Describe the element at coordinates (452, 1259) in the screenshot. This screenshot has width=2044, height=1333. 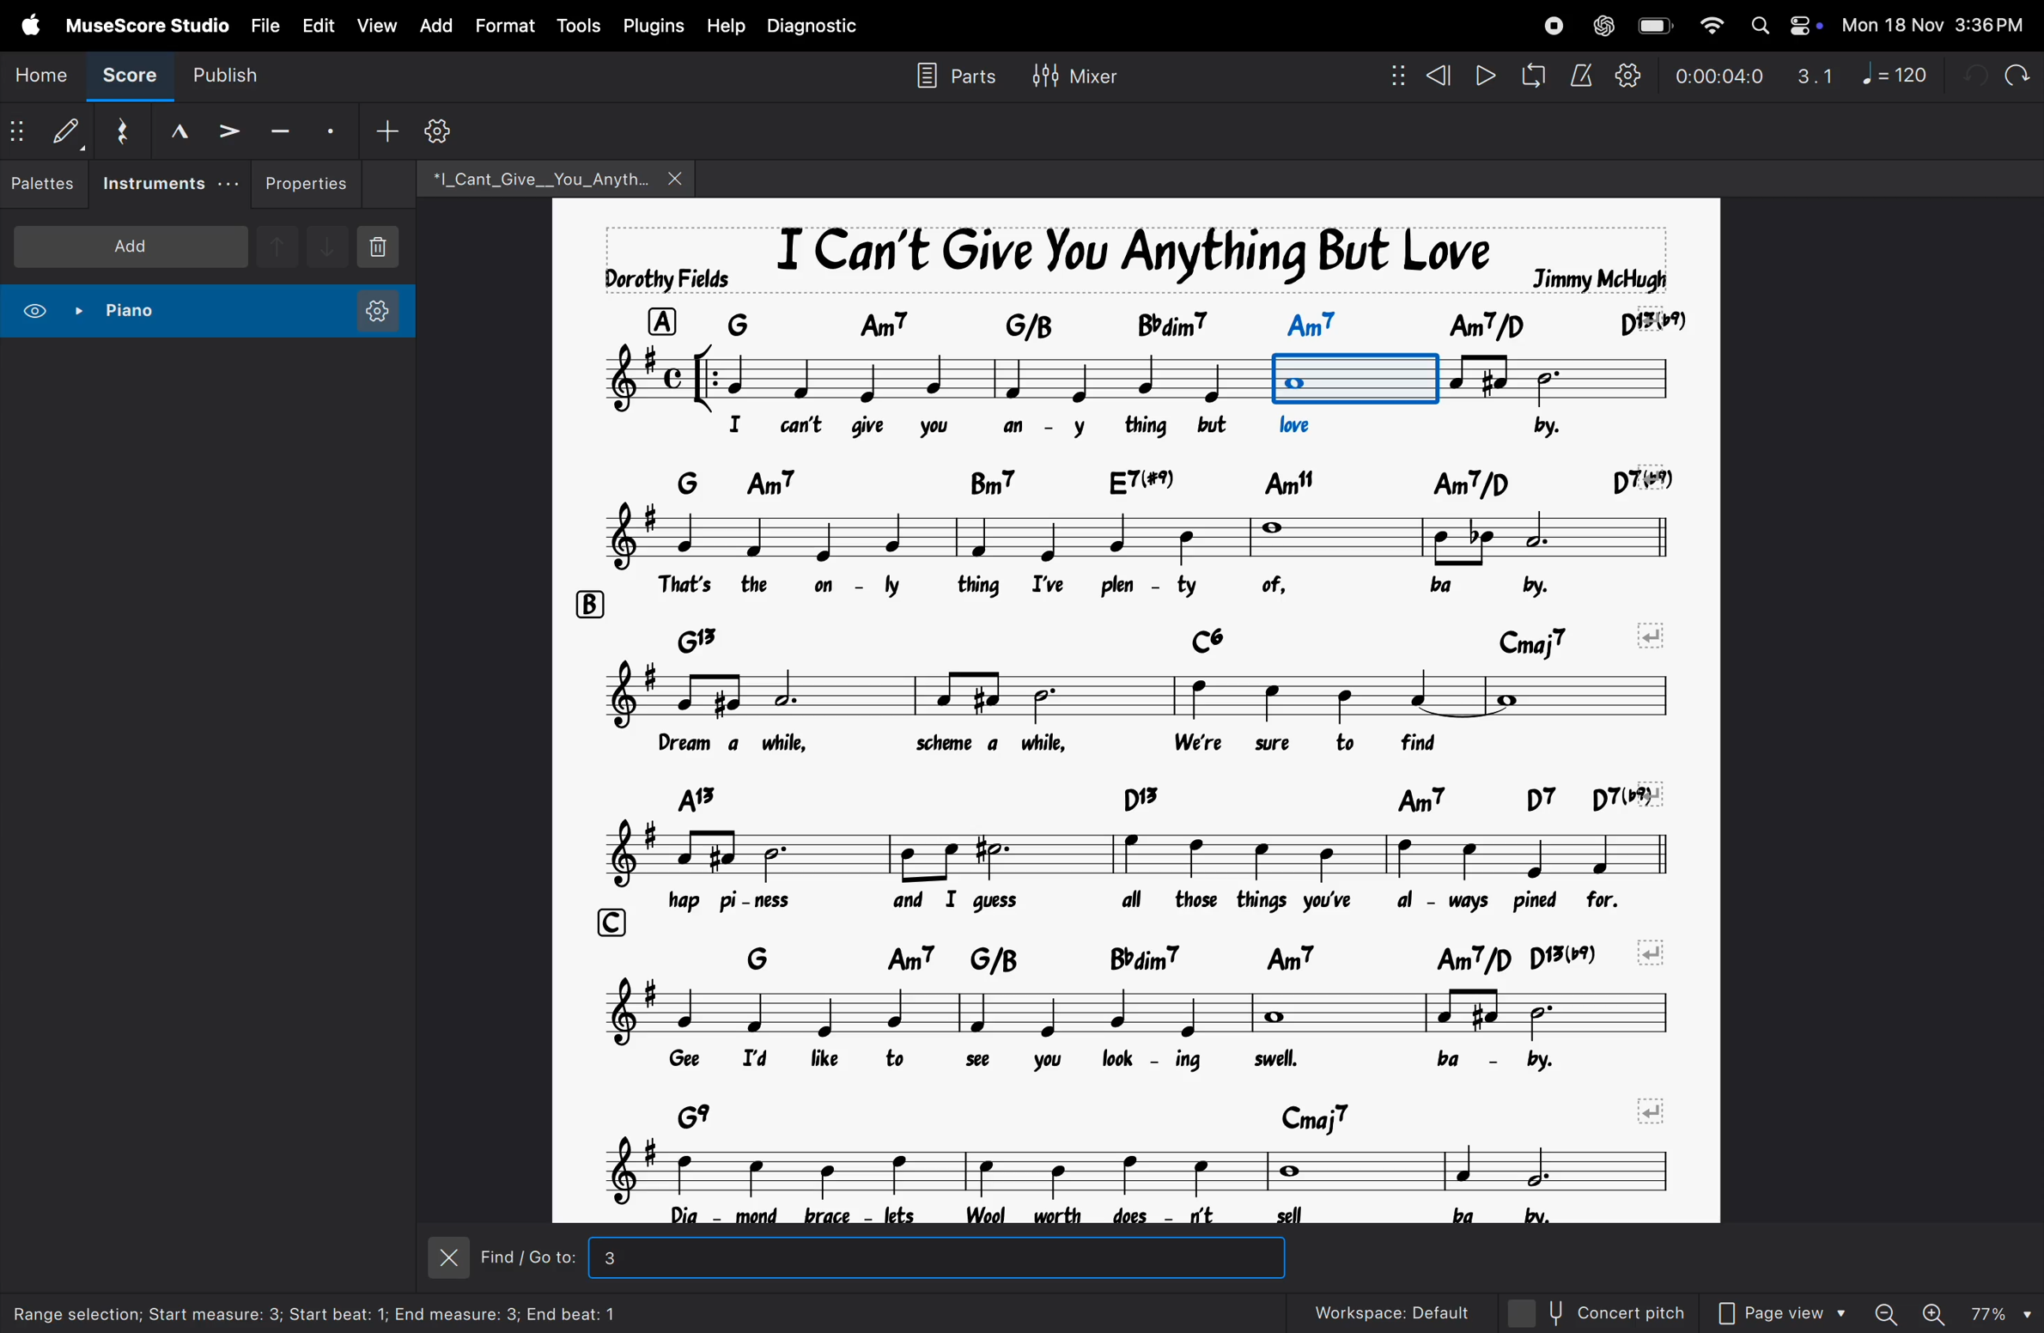
I see `close` at that location.